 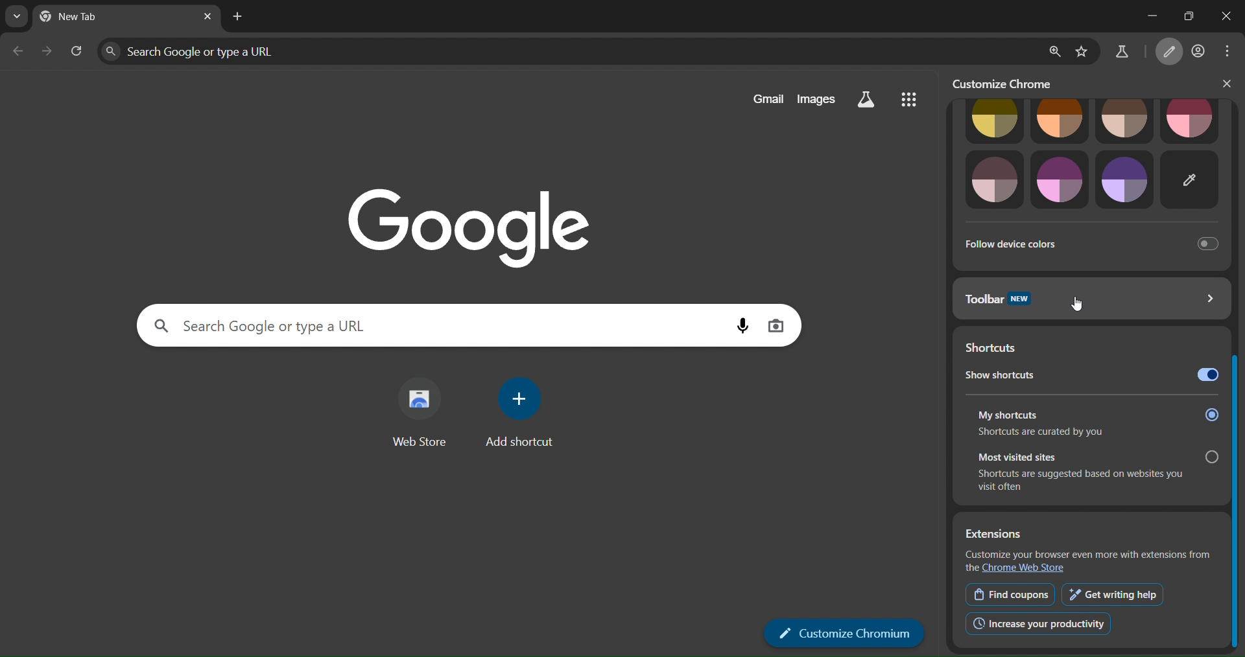 What do you see at coordinates (1089, 298) in the screenshot?
I see `toolbar` at bounding box center [1089, 298].